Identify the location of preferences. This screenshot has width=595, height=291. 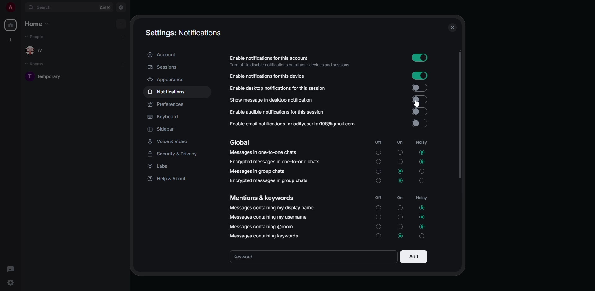
(168, 105).